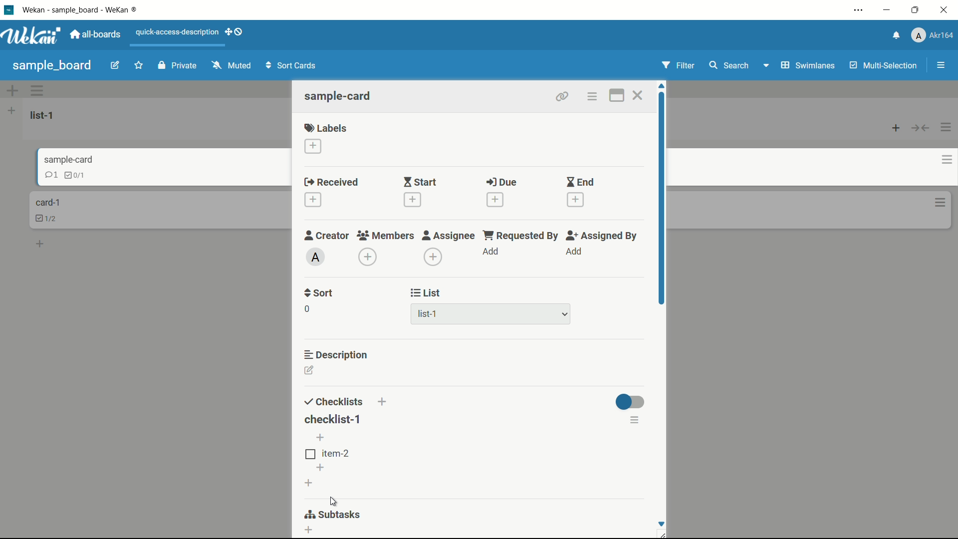 The height and width of the screenshot is (539, 958). Describe the element at coordinates (895, 36) in the screenshot. I see `notifications` at that location.